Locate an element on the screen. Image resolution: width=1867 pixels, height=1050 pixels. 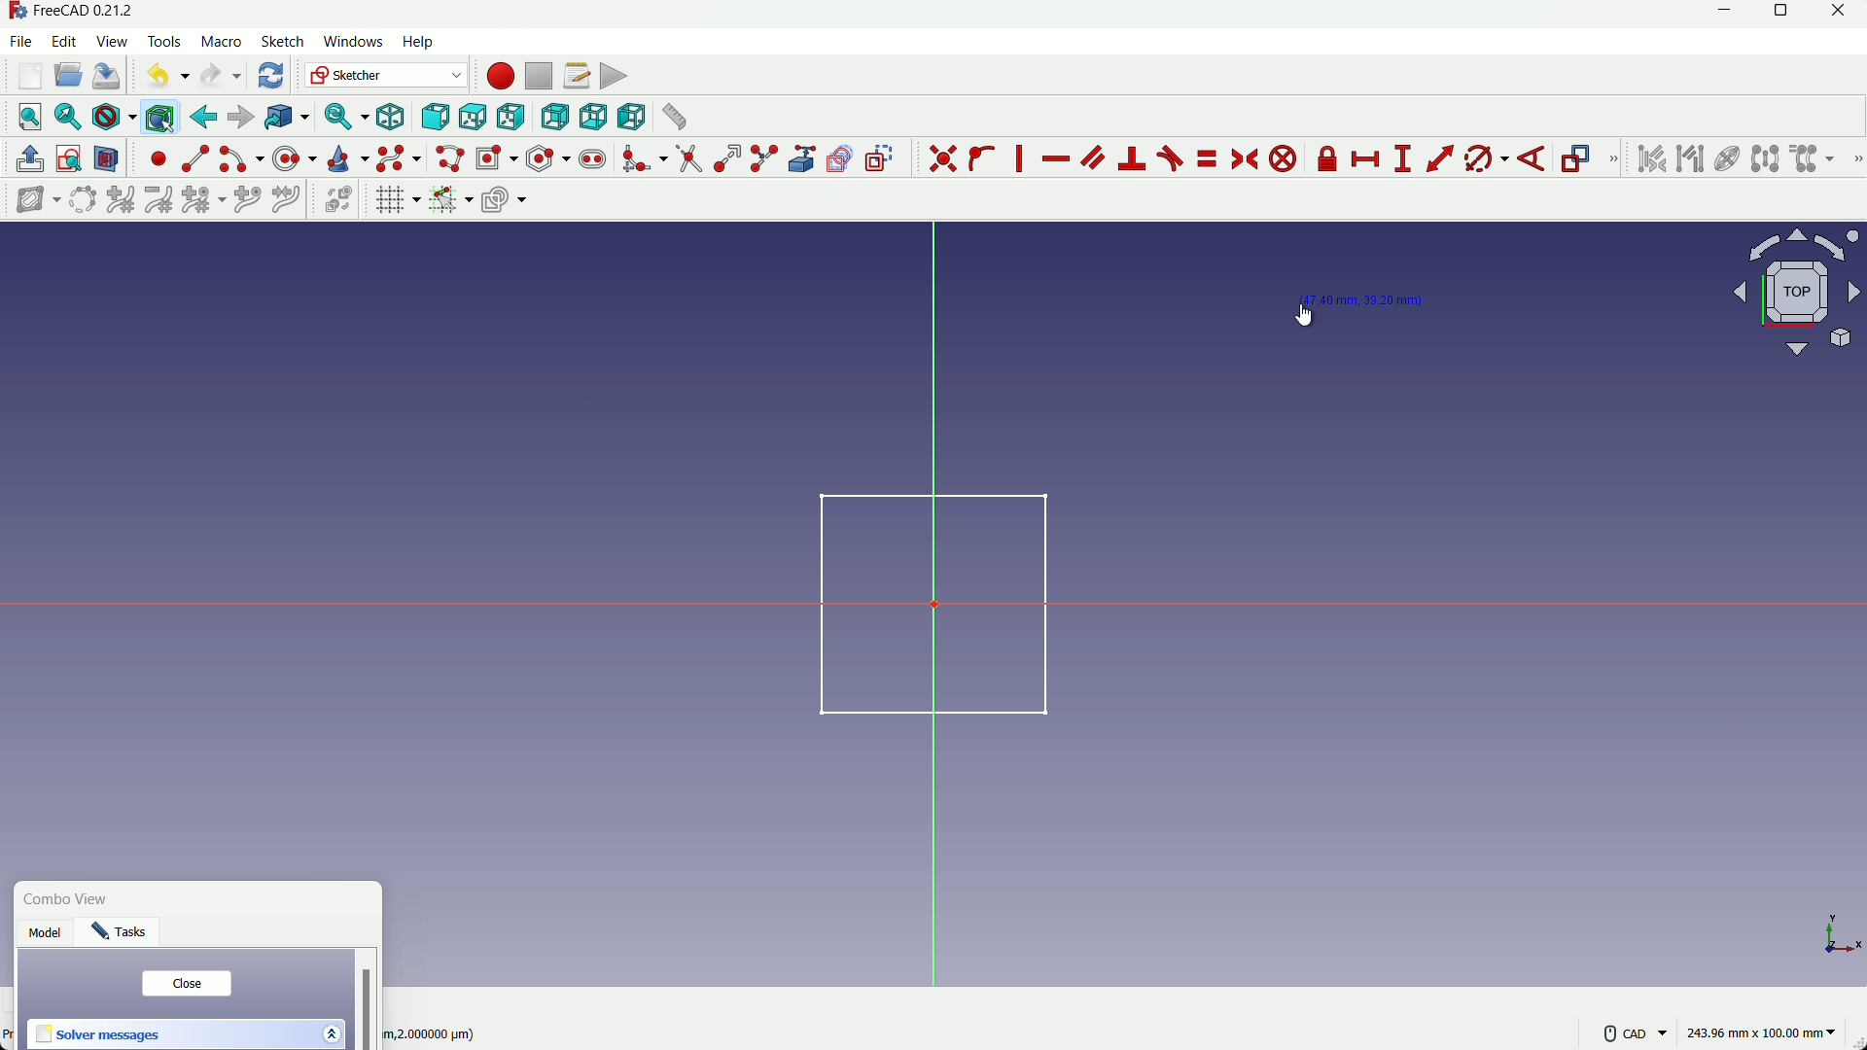
isometric view is located at coordinates (391, 118).